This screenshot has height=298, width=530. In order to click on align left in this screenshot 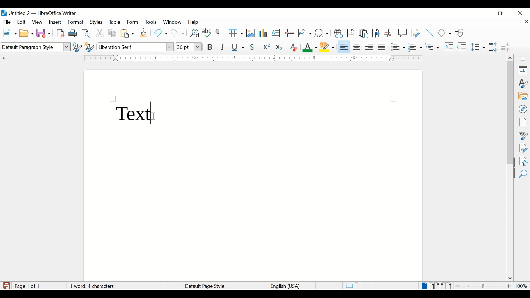, I will do `click(344, 46)`.